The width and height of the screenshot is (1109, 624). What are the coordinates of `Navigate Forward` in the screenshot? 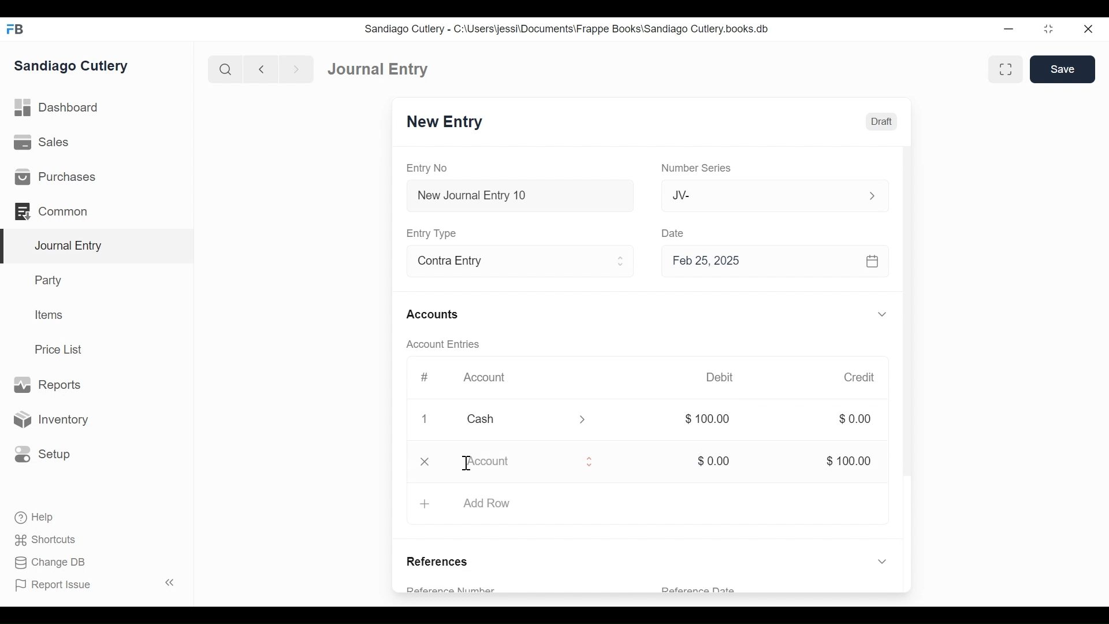 It's located at (297, 68).